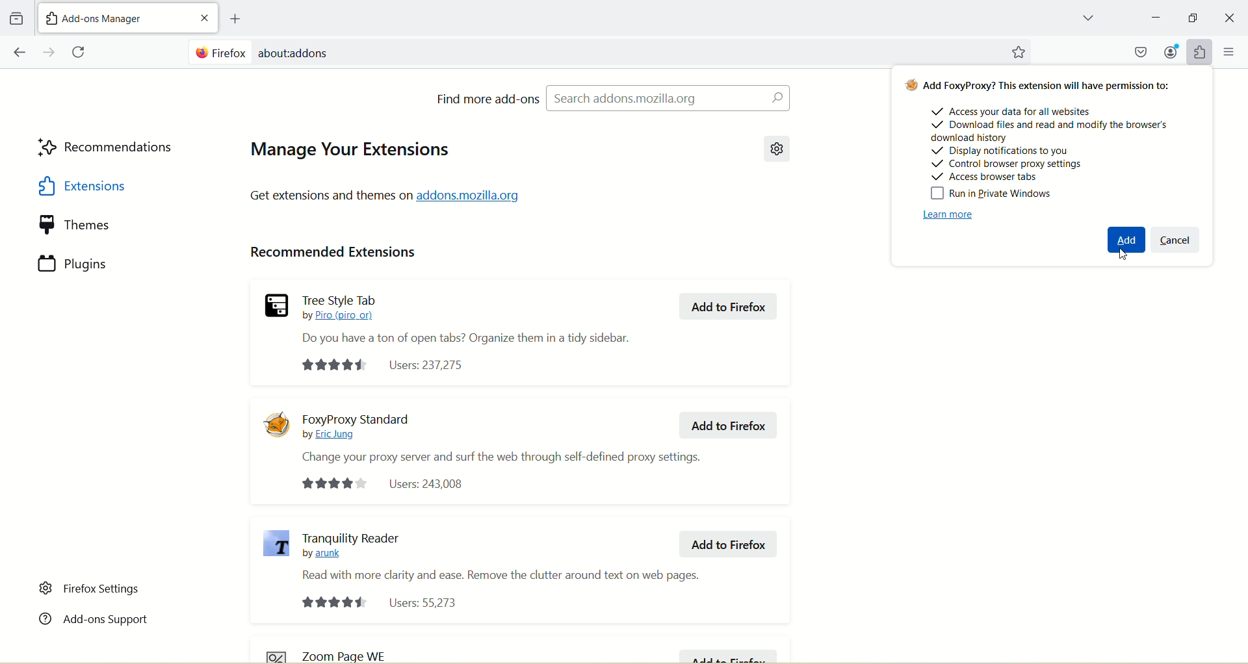 The width and height of the screenshot is (1248, 664). Describe the element at coordinates (727, 426) in the screenshot. I see `Add to Firefox` at that location.